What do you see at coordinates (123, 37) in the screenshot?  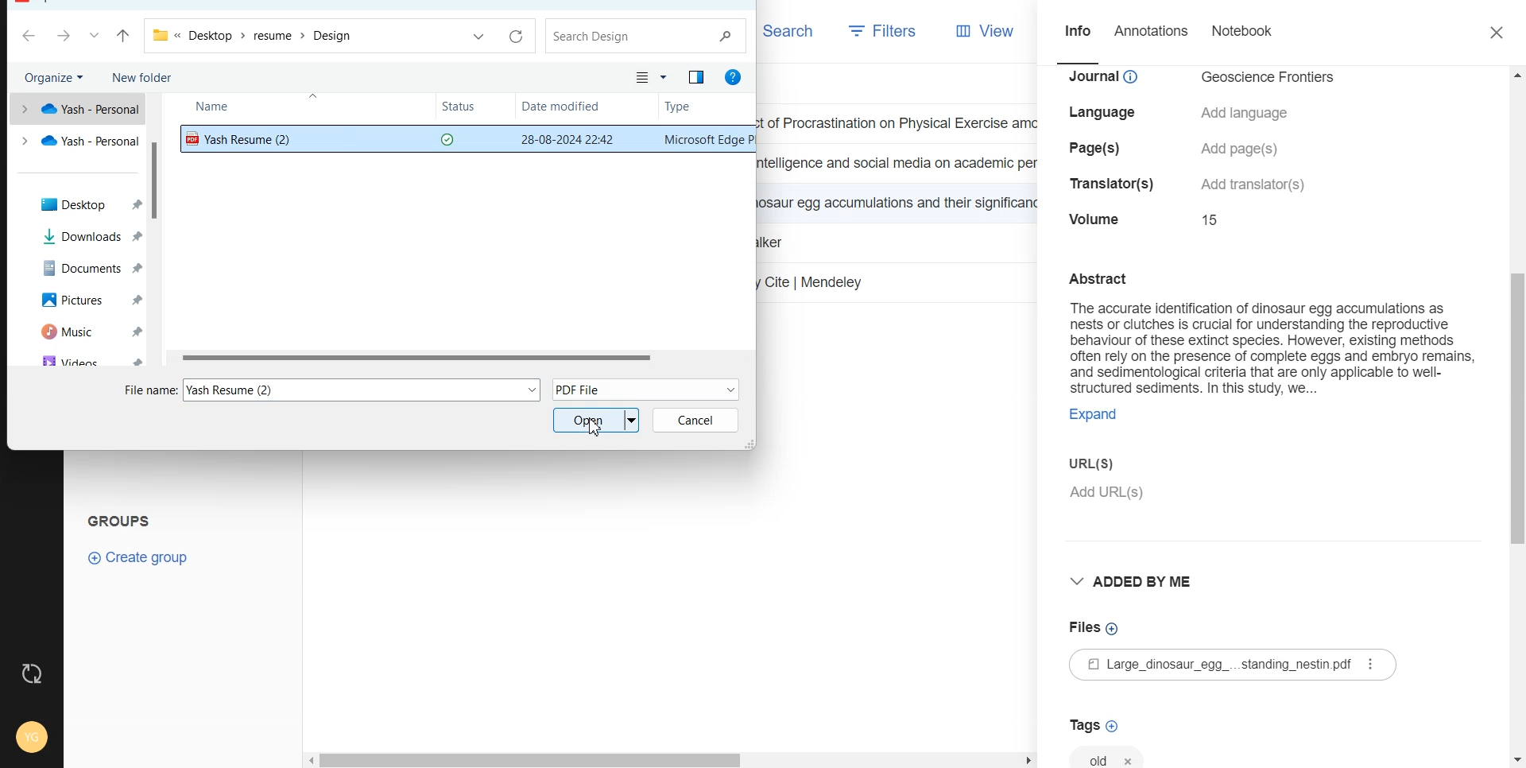 I see `Up to` at bounding box center [123, 37].